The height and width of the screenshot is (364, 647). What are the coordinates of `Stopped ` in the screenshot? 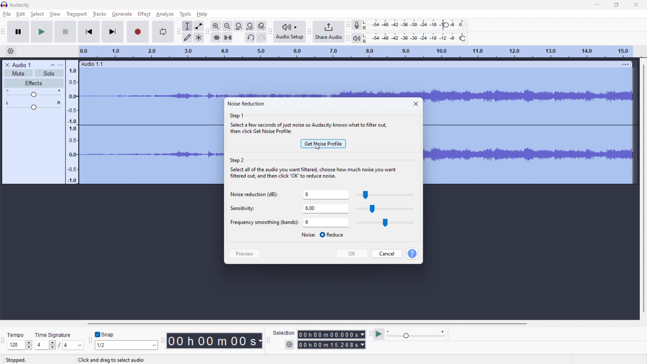 It's located at (17, 360).